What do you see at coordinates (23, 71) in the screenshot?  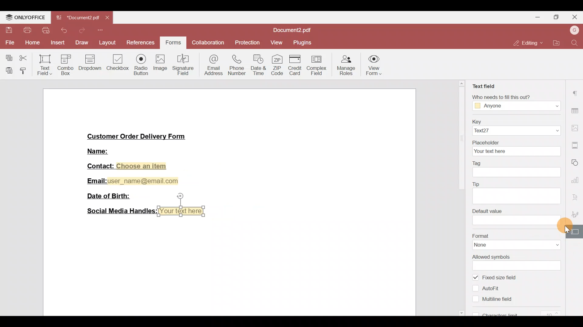 I see `Copy style` at bounding box center [23, 71].